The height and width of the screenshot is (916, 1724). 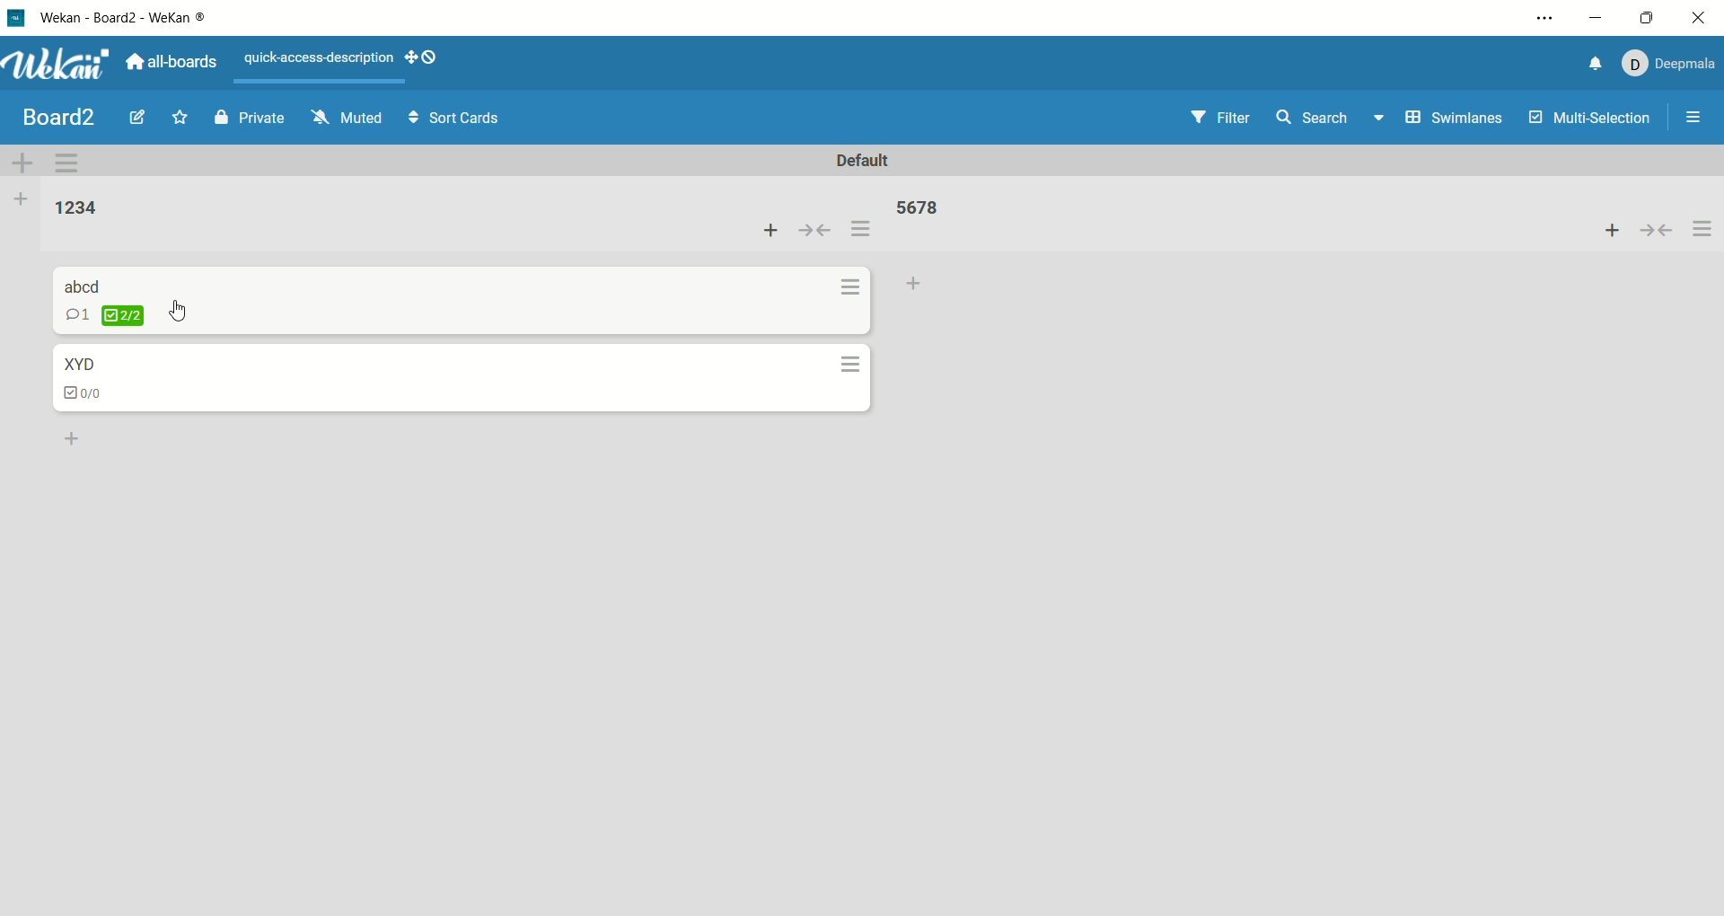 I want to click on SHOW-DESKTOP-DRAG-HANDLES, so click(x=422, y=58).